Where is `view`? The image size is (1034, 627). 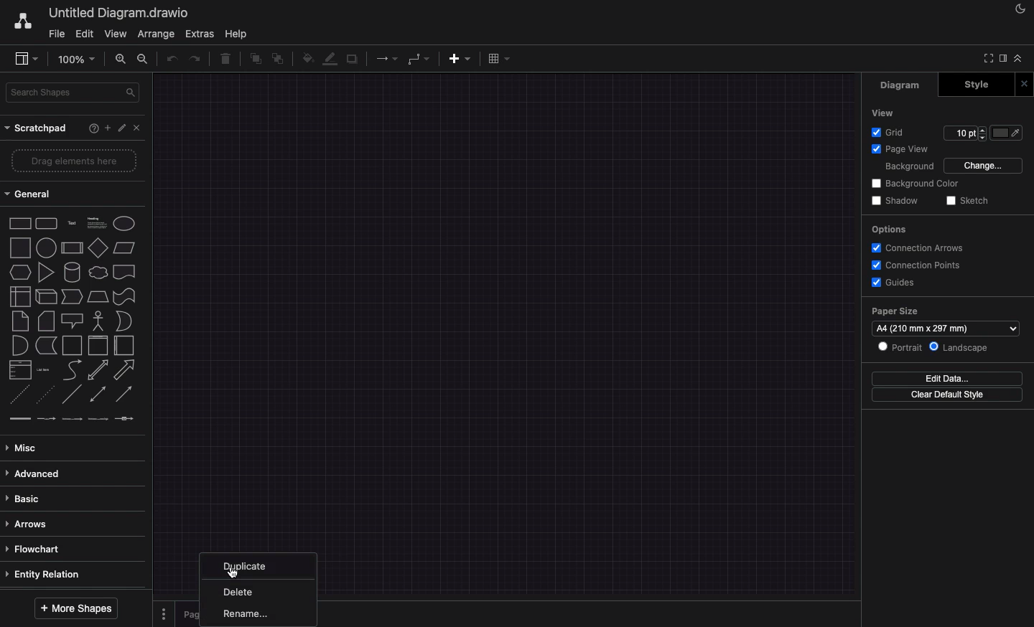
view is located at coordinates (116, 33).